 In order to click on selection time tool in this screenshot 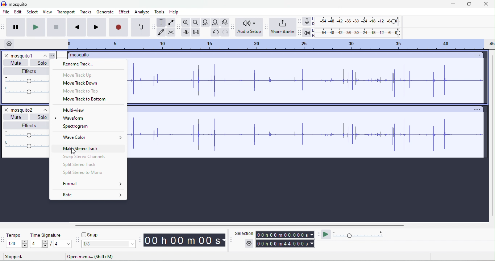, I will do `click(232, 240)`.